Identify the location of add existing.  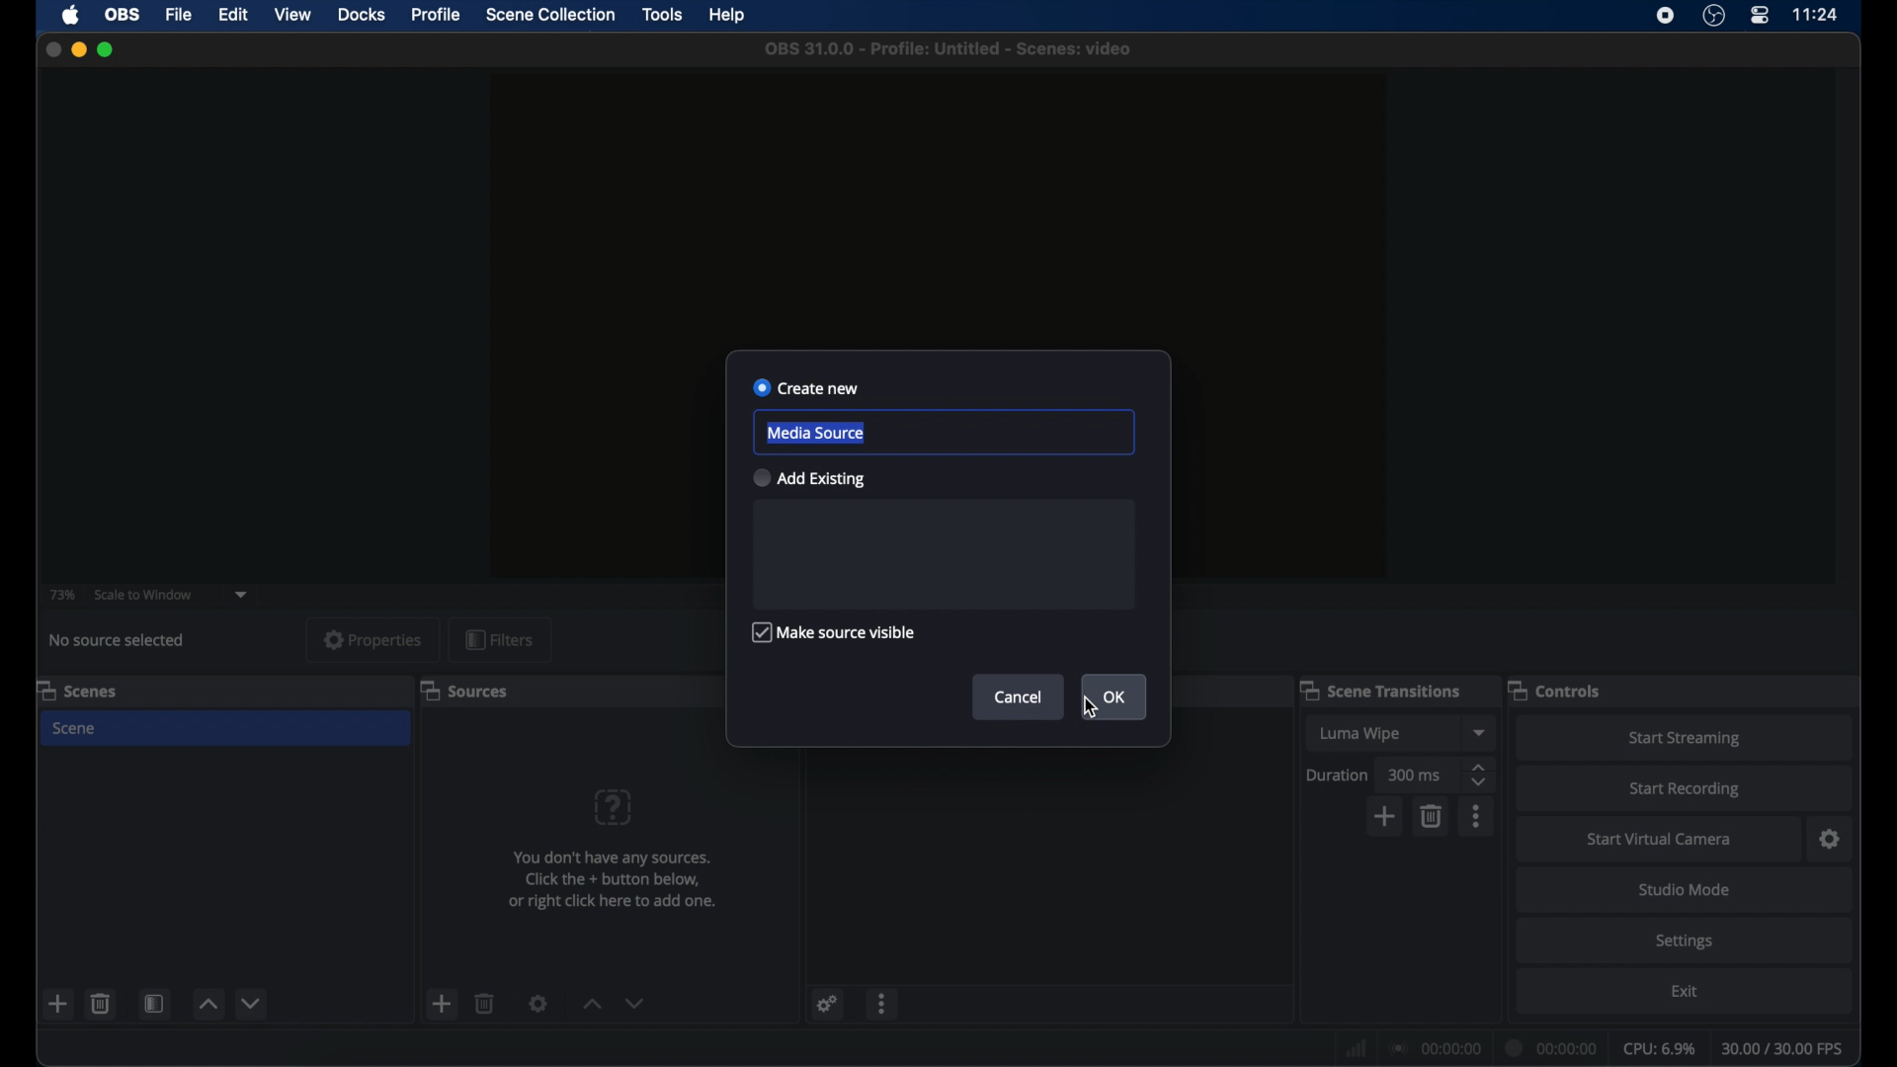
(808, 478).